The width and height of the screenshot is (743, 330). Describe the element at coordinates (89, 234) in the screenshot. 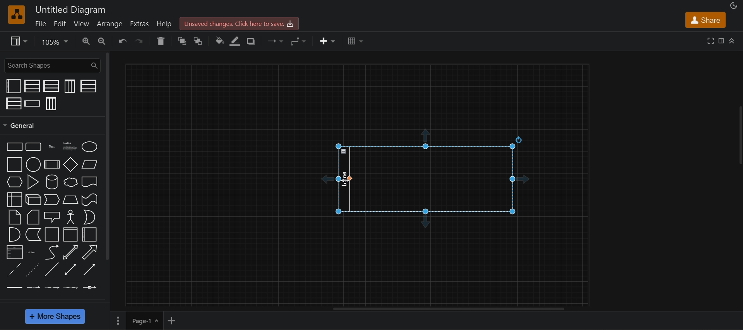

I see `horizontal container` at that location.